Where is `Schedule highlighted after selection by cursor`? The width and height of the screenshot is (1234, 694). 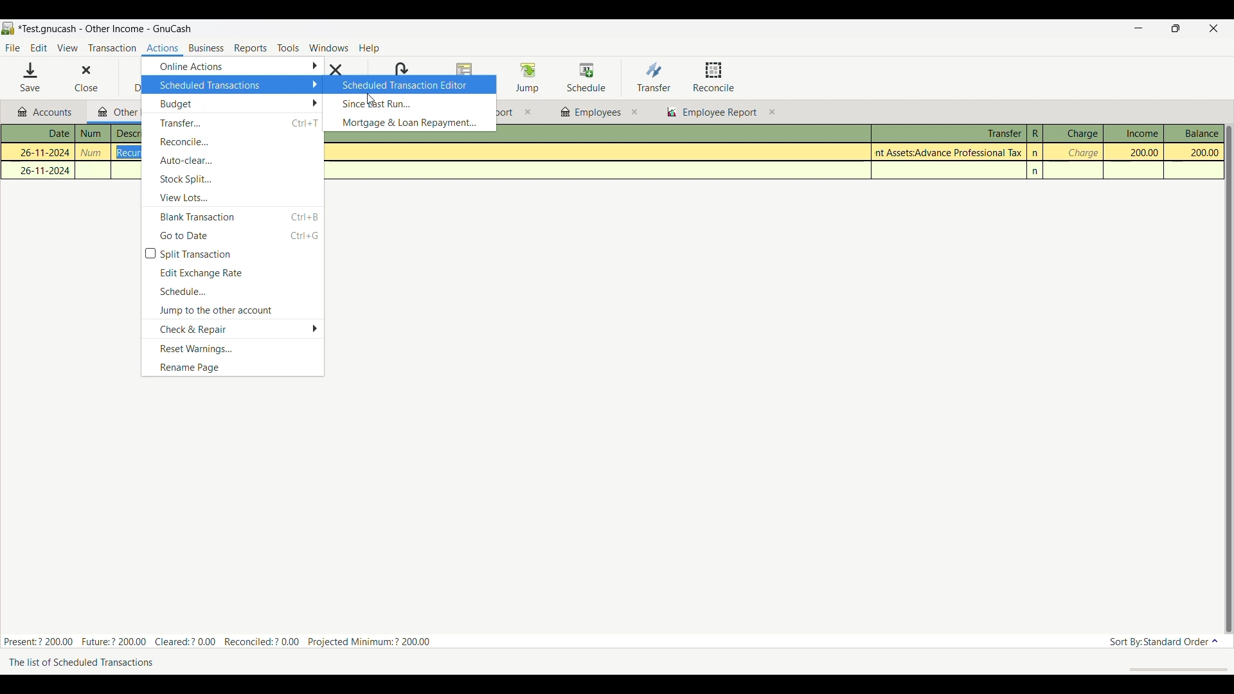 Schedule highlighted after selection by cursor is located at coordinates (587, 78).